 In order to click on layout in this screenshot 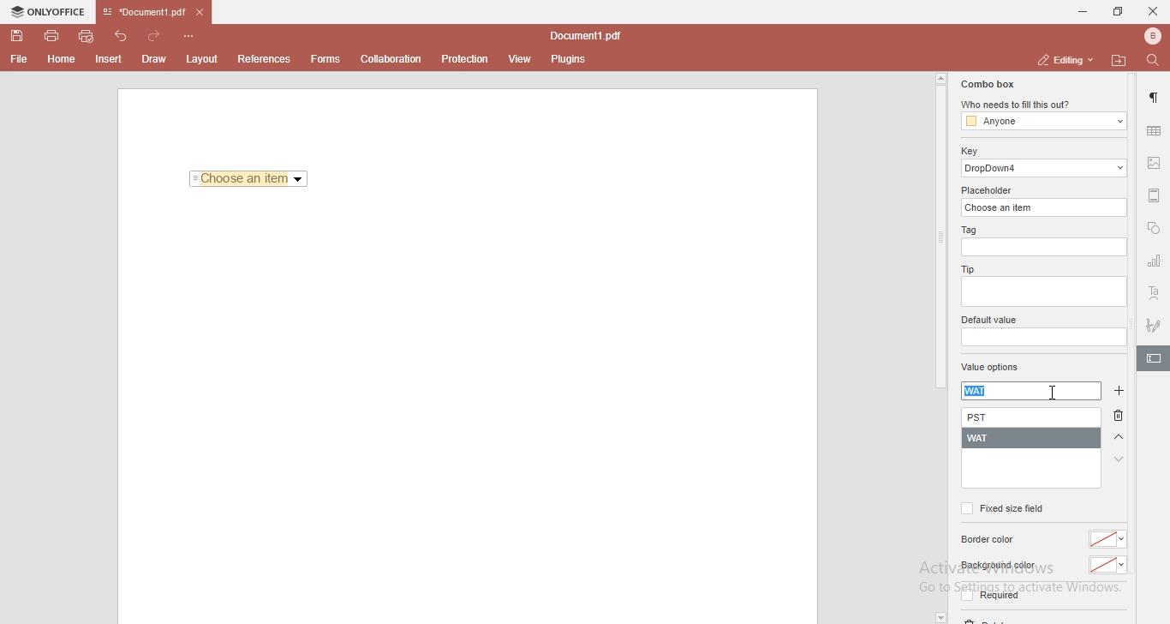, I will do `click(205, 59)`.